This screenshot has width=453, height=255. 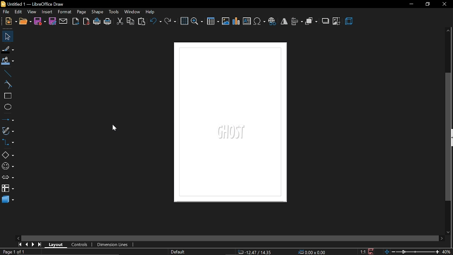 I want to click on line, so click(x=6, y=73).